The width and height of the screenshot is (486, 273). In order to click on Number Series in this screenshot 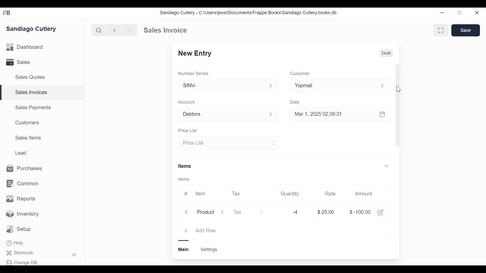, I will do `click(193, 73)`.